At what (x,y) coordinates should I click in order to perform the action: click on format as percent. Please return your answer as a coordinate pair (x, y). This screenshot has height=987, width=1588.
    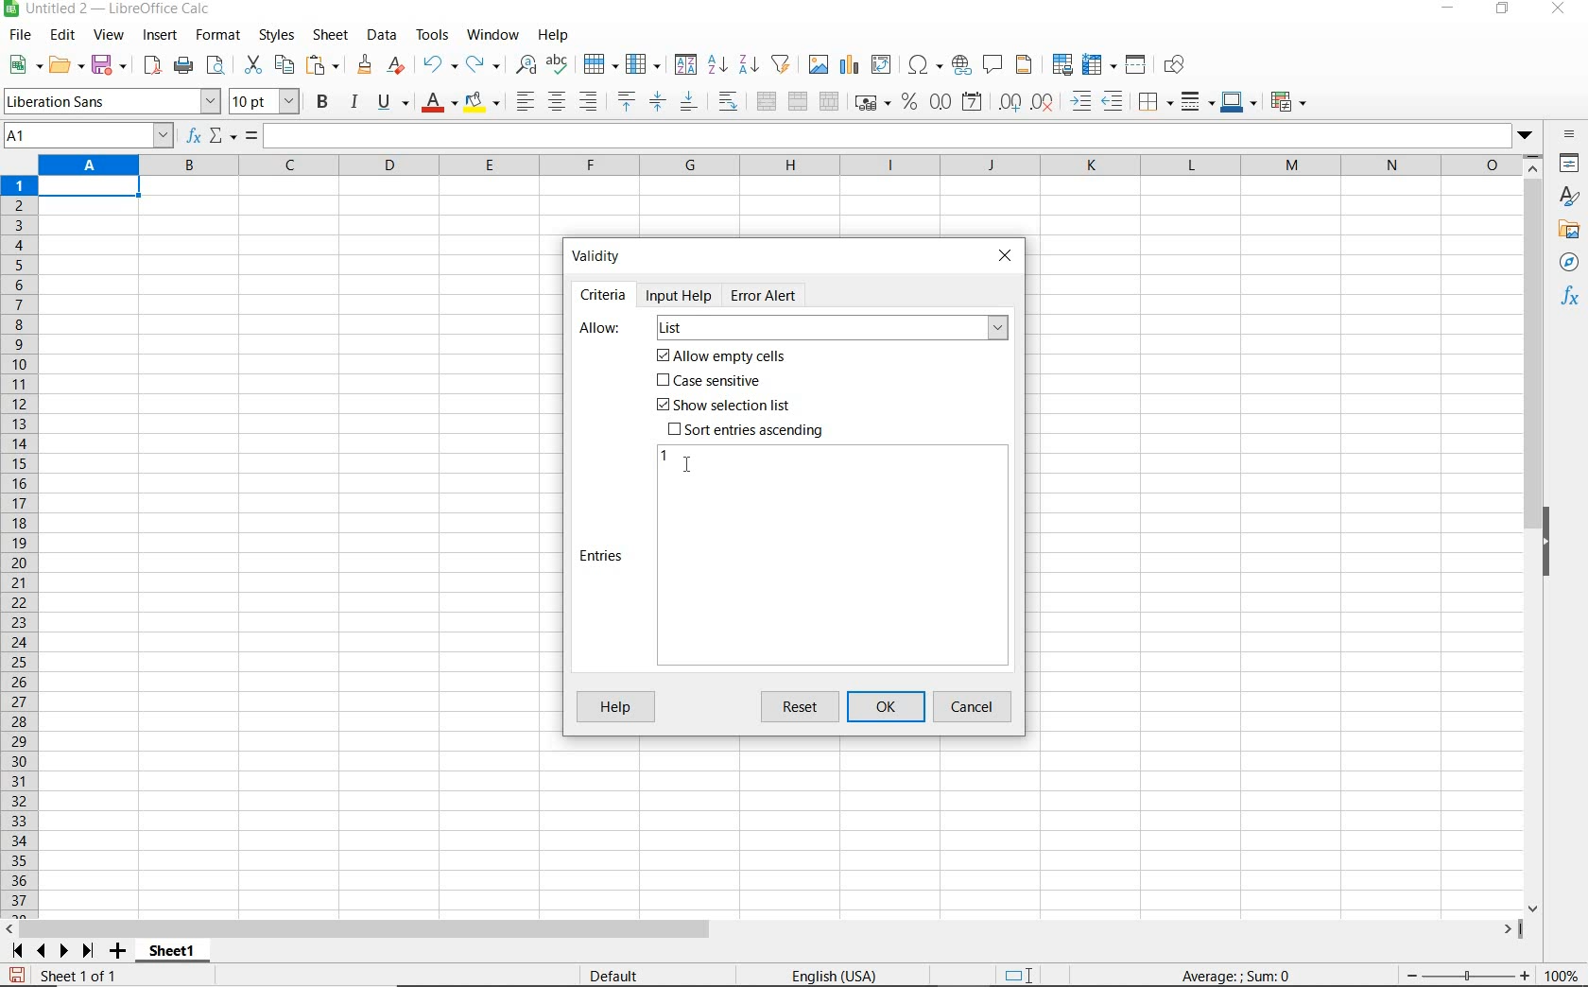
    Looking at the image, I should click on (909, 102).